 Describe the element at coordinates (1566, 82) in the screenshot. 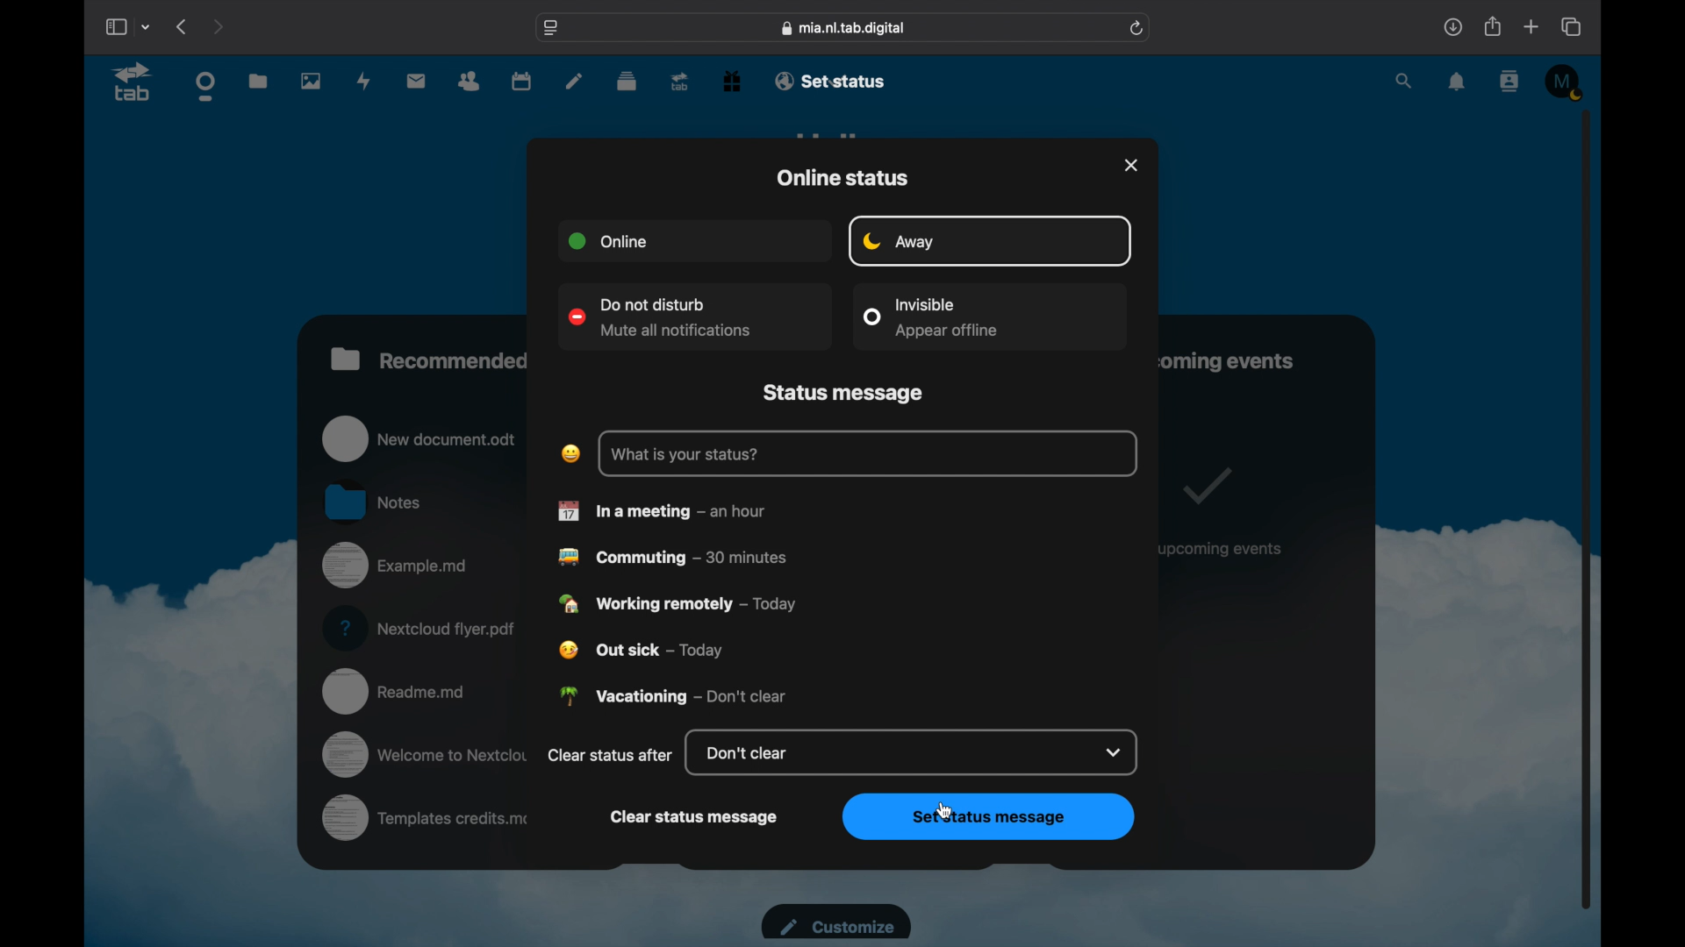

I see `M` at that location.